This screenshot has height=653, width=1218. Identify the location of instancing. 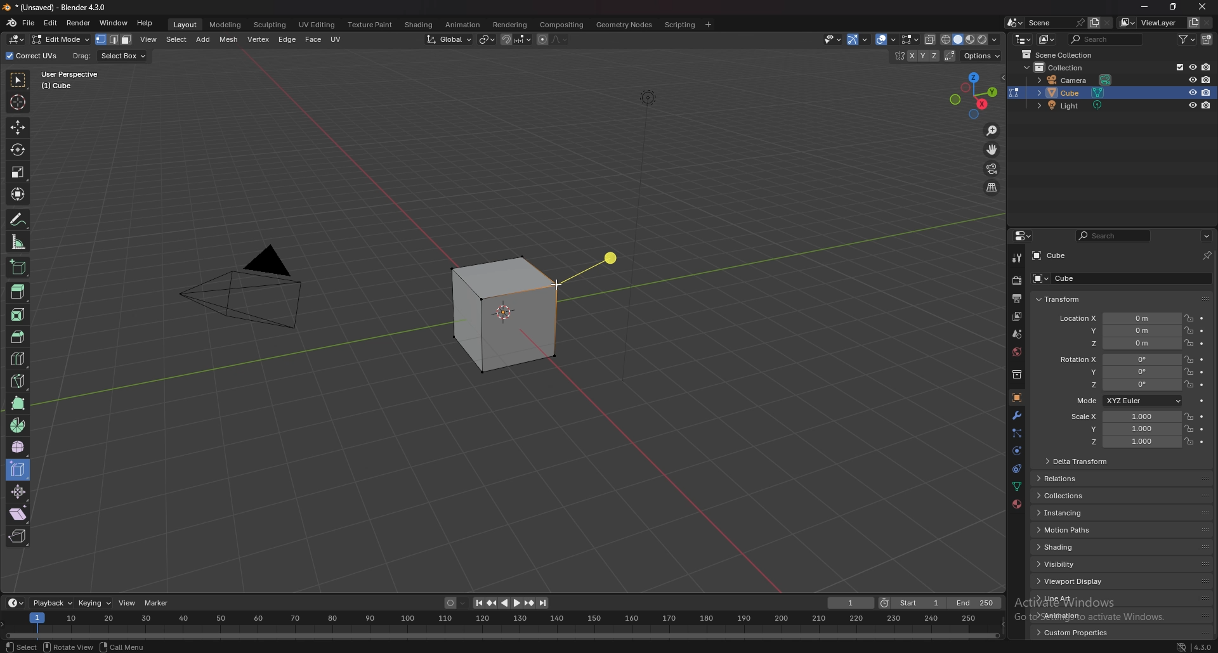
(1071, 514).